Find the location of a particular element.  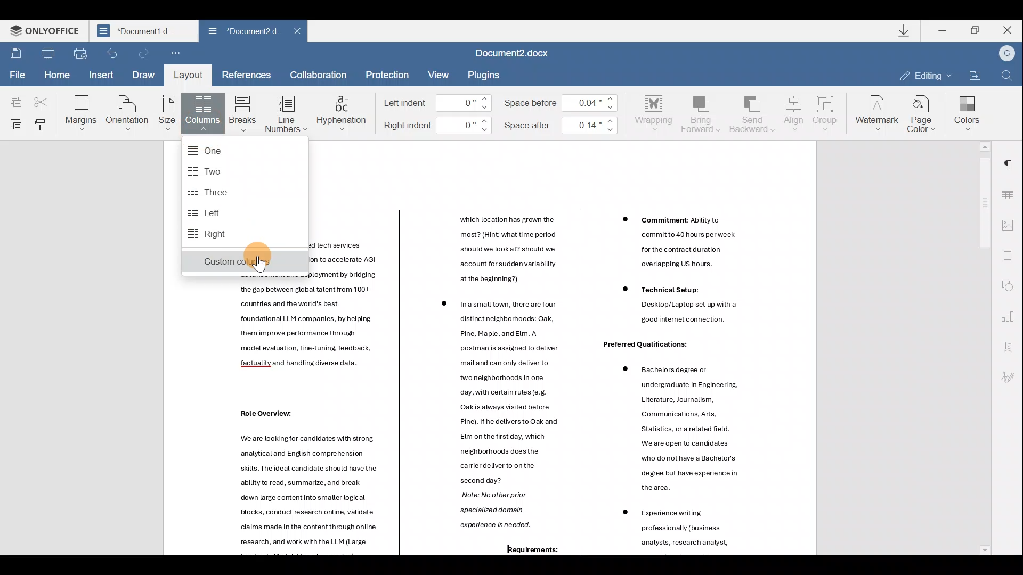

Header & footer settings is located at coordinates (1010, 258).